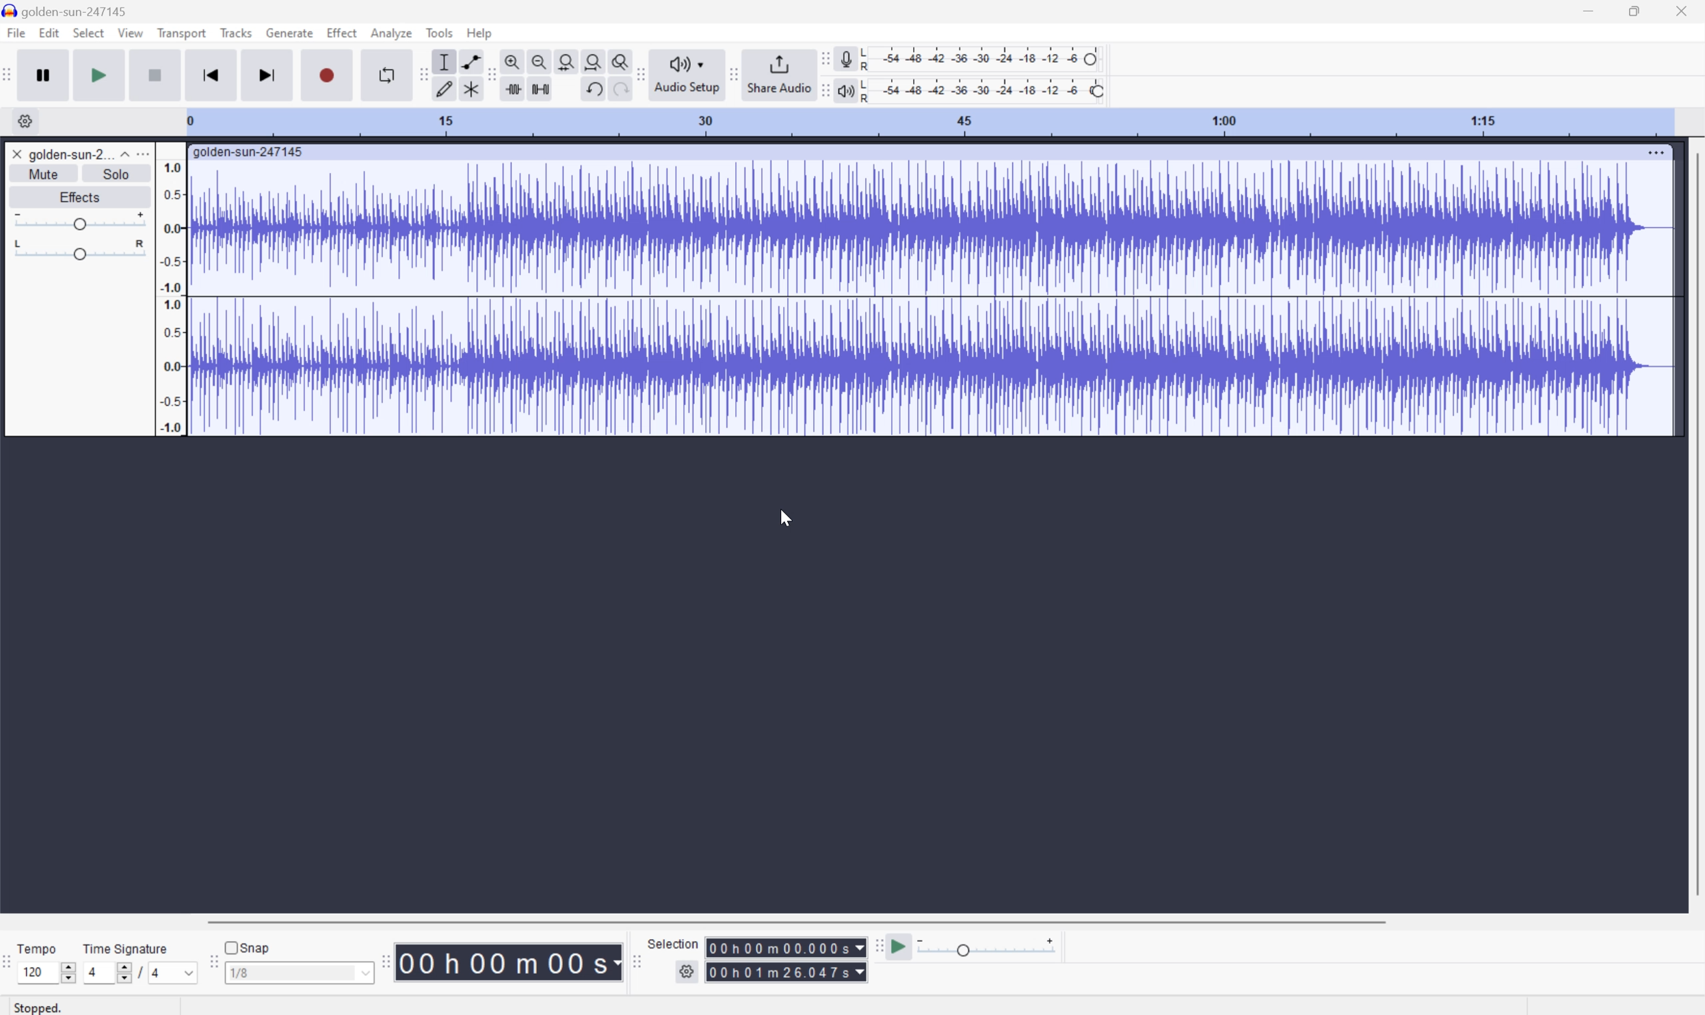 This screenshot has height=1015, width=1705. What do you see at coordinates (15, 32) in the screenshot?
I see `File` at bounding box center [15, 32].